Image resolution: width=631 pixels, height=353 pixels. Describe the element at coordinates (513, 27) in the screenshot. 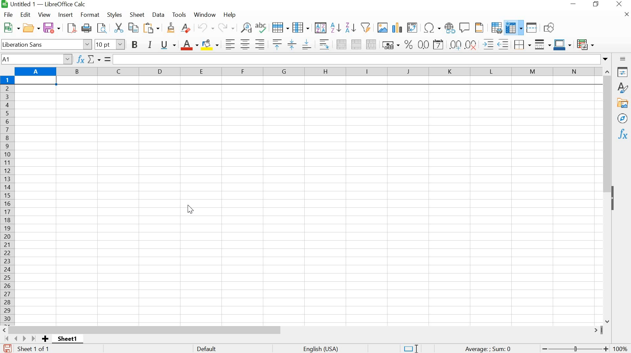

I see `FREEZE ROWS AND COLUMNS` at that location.